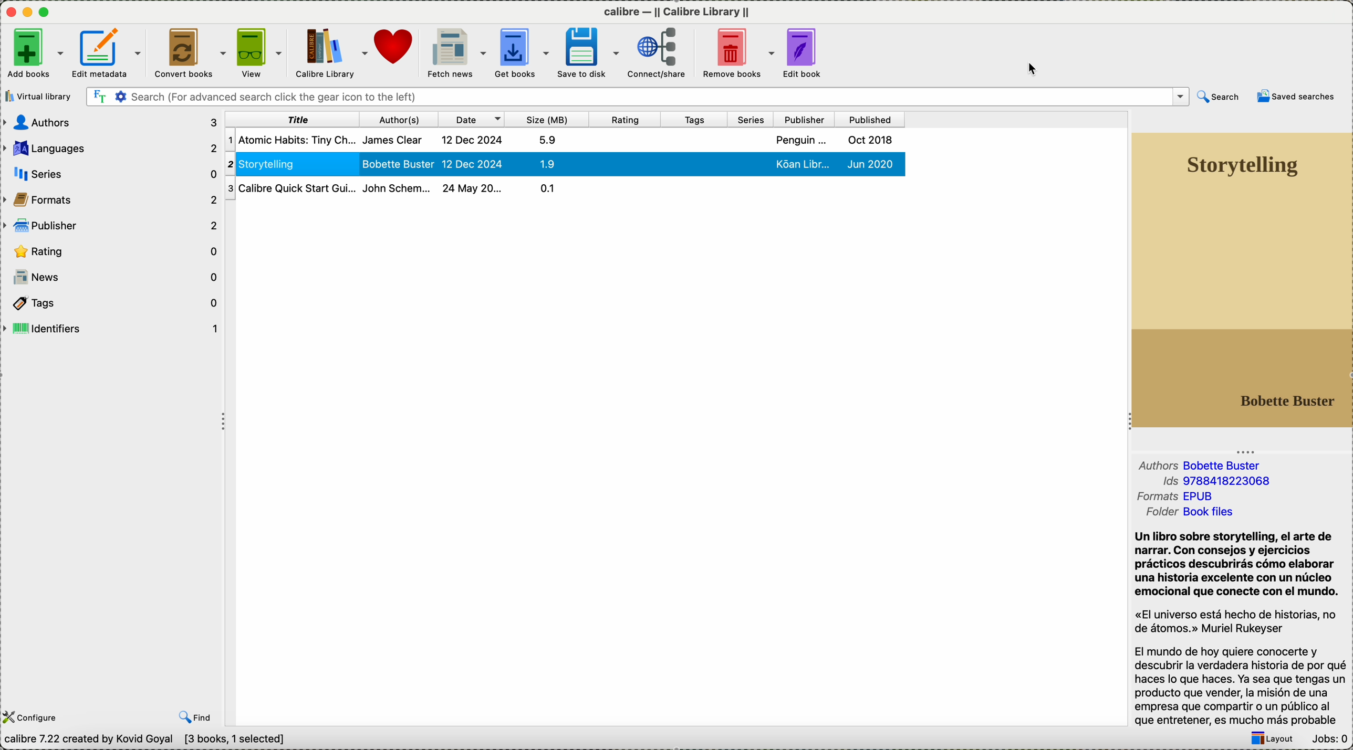 The width and height of the screenshot is (1353, 750). I want to click on save to disk, so click(588, 54).